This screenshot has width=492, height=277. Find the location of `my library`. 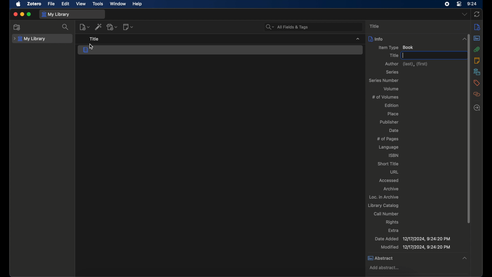

my library is located at coordinates (56, 15).